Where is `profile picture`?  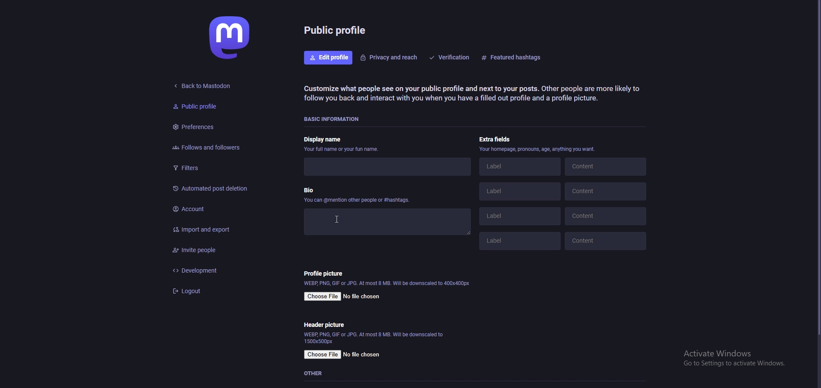 profile picture is located at coordinates (324, 273).